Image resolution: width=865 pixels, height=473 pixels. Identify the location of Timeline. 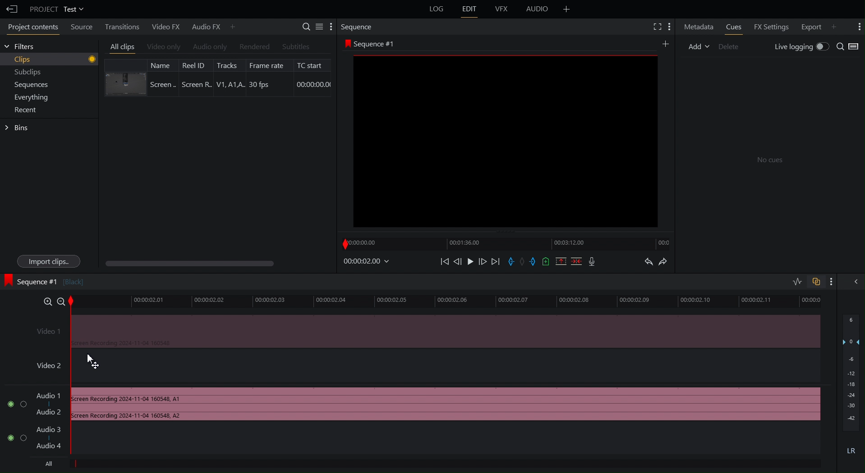
(447, 301).